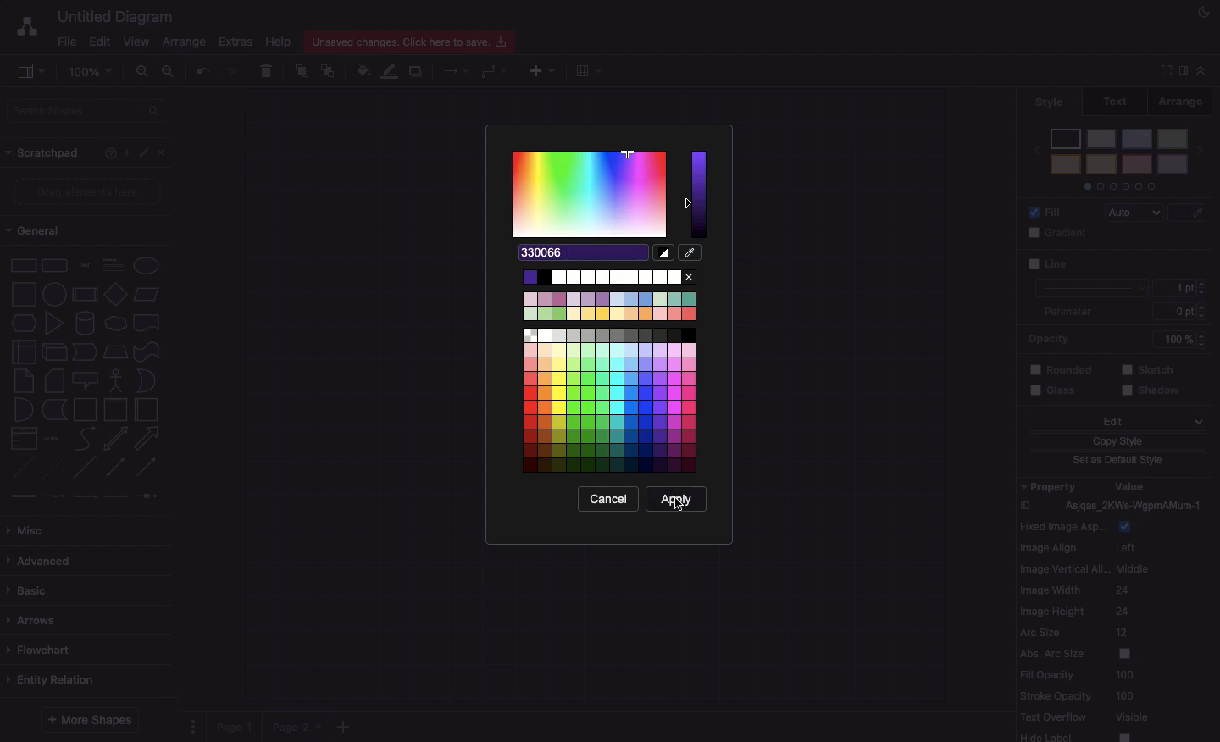 The width and height of the screenshot is (1220, 742). I want to click on Delete, so click(268, 69).